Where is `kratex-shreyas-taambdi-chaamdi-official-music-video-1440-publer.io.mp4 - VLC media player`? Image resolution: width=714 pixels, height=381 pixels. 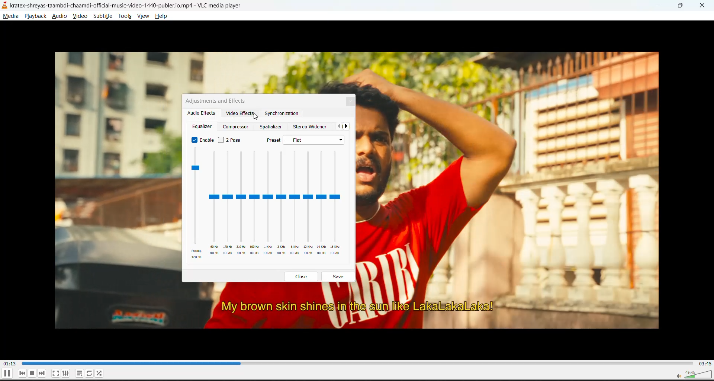 kratex-shreyas-taambdi-chaamdi-official-music-video-1440-publer.io.mp4 - VLC media player is located at coordinates (132, 6).